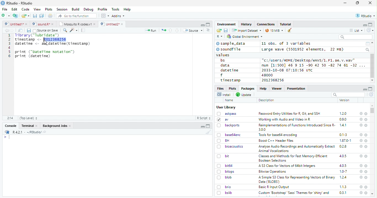  I want to click on num [1:500] 46 9 15 -90 42 50 -82 74 61 -32 ..., so click(313, 65).